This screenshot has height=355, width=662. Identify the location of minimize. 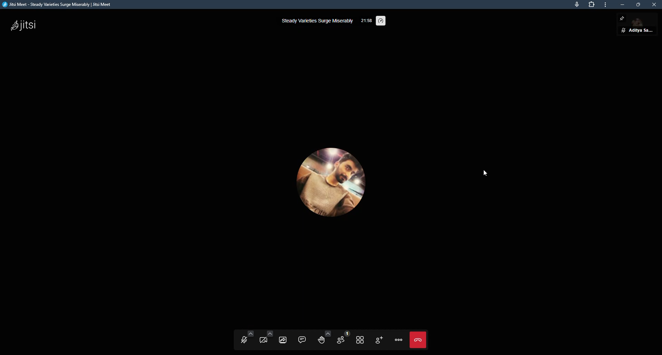
(623, 4).